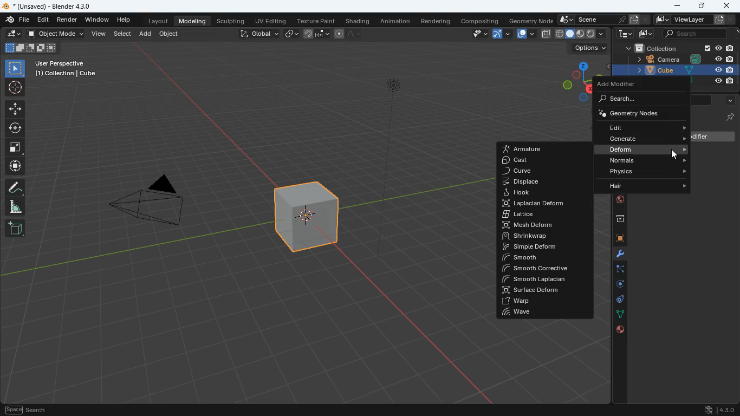 The width and height of the screenshot is (740, 416). Describe the element at coordinates (533, 248) in the screenshot. I see `simple` at that location.